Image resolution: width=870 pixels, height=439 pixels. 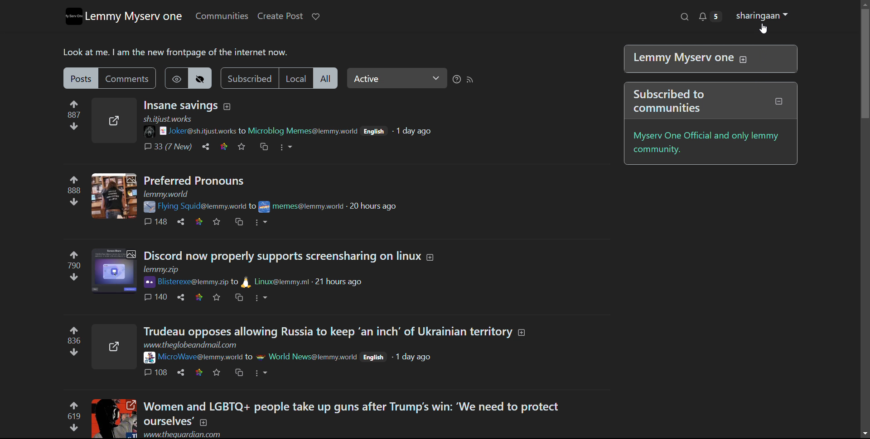 I want to click on comments 140, so click(x=155, y=297).